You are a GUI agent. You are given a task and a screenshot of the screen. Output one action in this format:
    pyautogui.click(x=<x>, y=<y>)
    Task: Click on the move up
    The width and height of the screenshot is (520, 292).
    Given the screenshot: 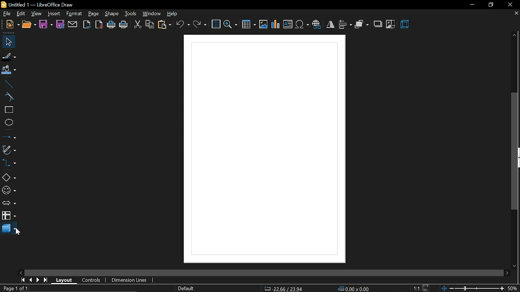 What is the action you would take?
    pyautogui.click(x=515, y=35)
    